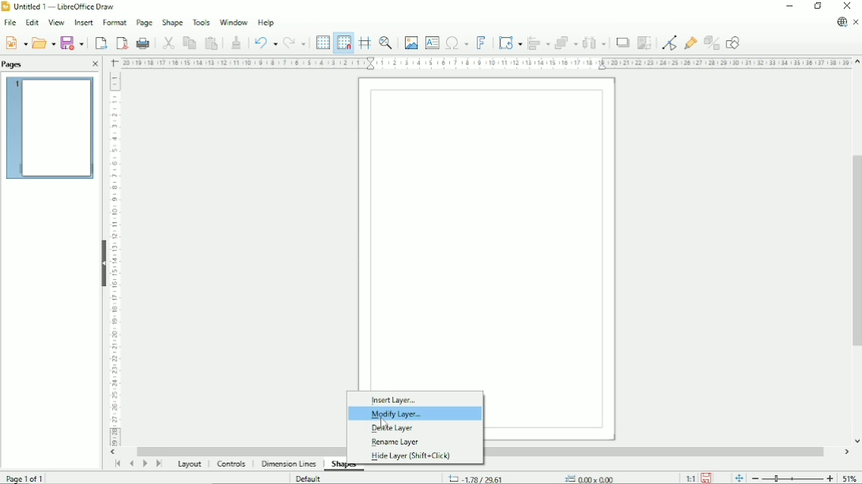 This screenshot has height=484, width=862. What do you see at coordinates (322, 43) in the screenshot?
I see `Display grid` at bounding box center [322, 43].